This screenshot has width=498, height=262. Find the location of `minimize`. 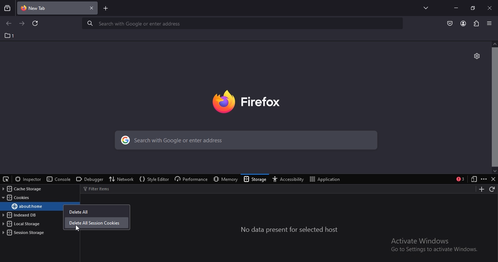

minimize is located at coordinates (456, 8).